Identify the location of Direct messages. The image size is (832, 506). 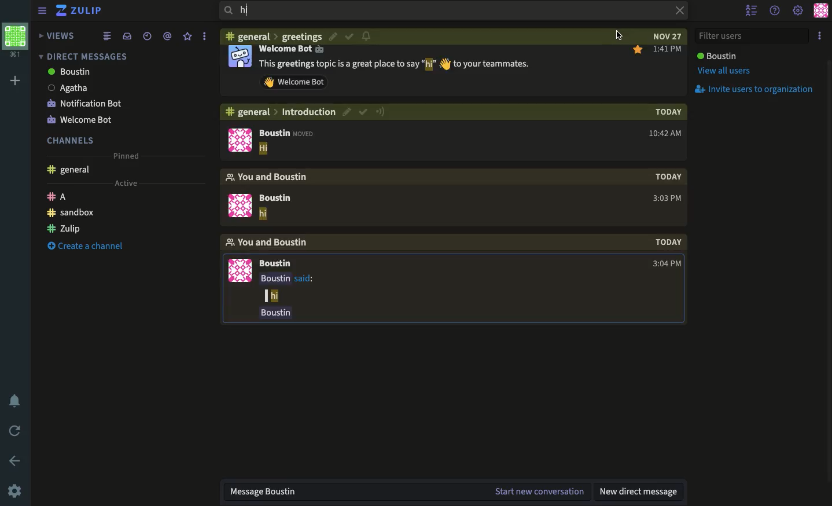
(83, 56).